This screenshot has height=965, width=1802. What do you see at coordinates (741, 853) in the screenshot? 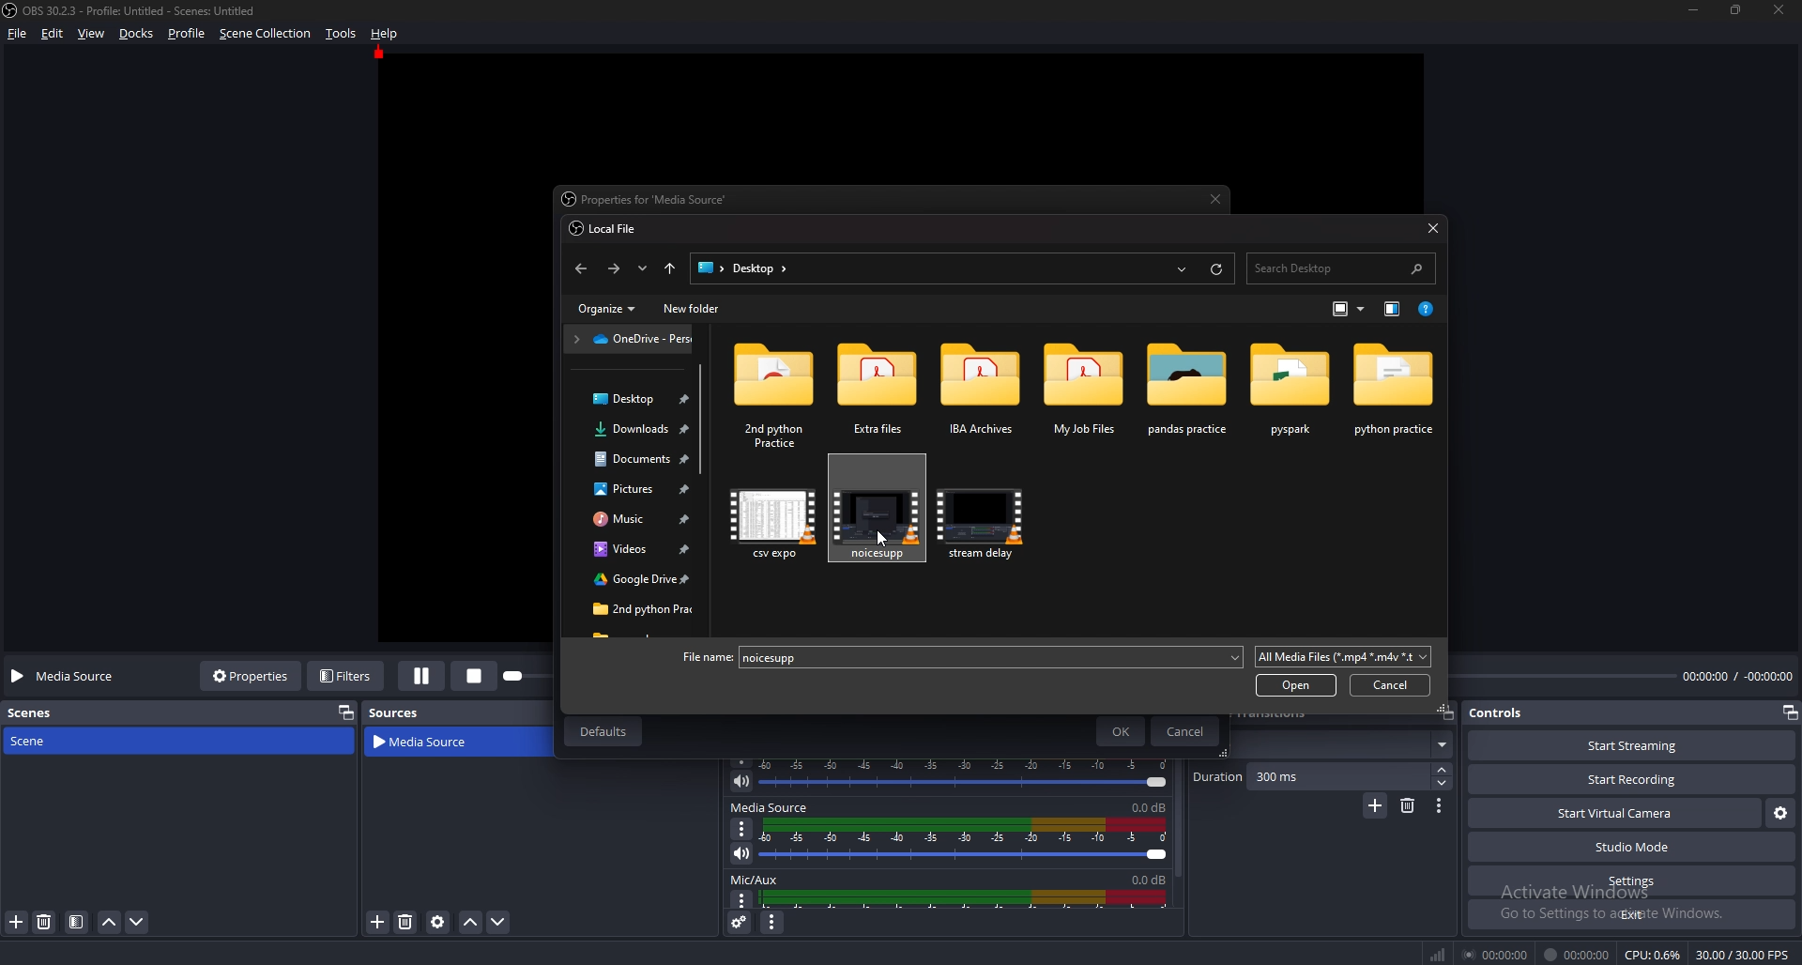
I see `mute` at bounding box center [741, 853].